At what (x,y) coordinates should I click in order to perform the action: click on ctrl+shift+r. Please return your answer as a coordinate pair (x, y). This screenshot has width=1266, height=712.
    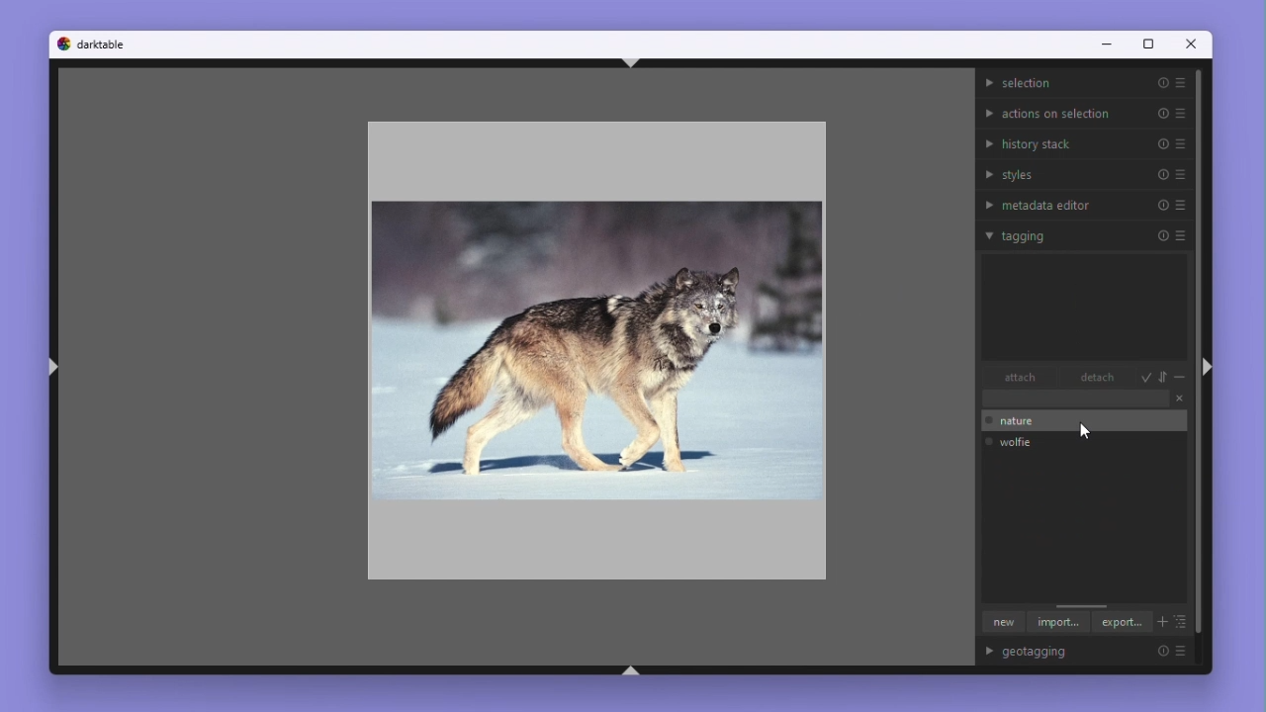
    Looking at the image, I should click on (1206, 366).